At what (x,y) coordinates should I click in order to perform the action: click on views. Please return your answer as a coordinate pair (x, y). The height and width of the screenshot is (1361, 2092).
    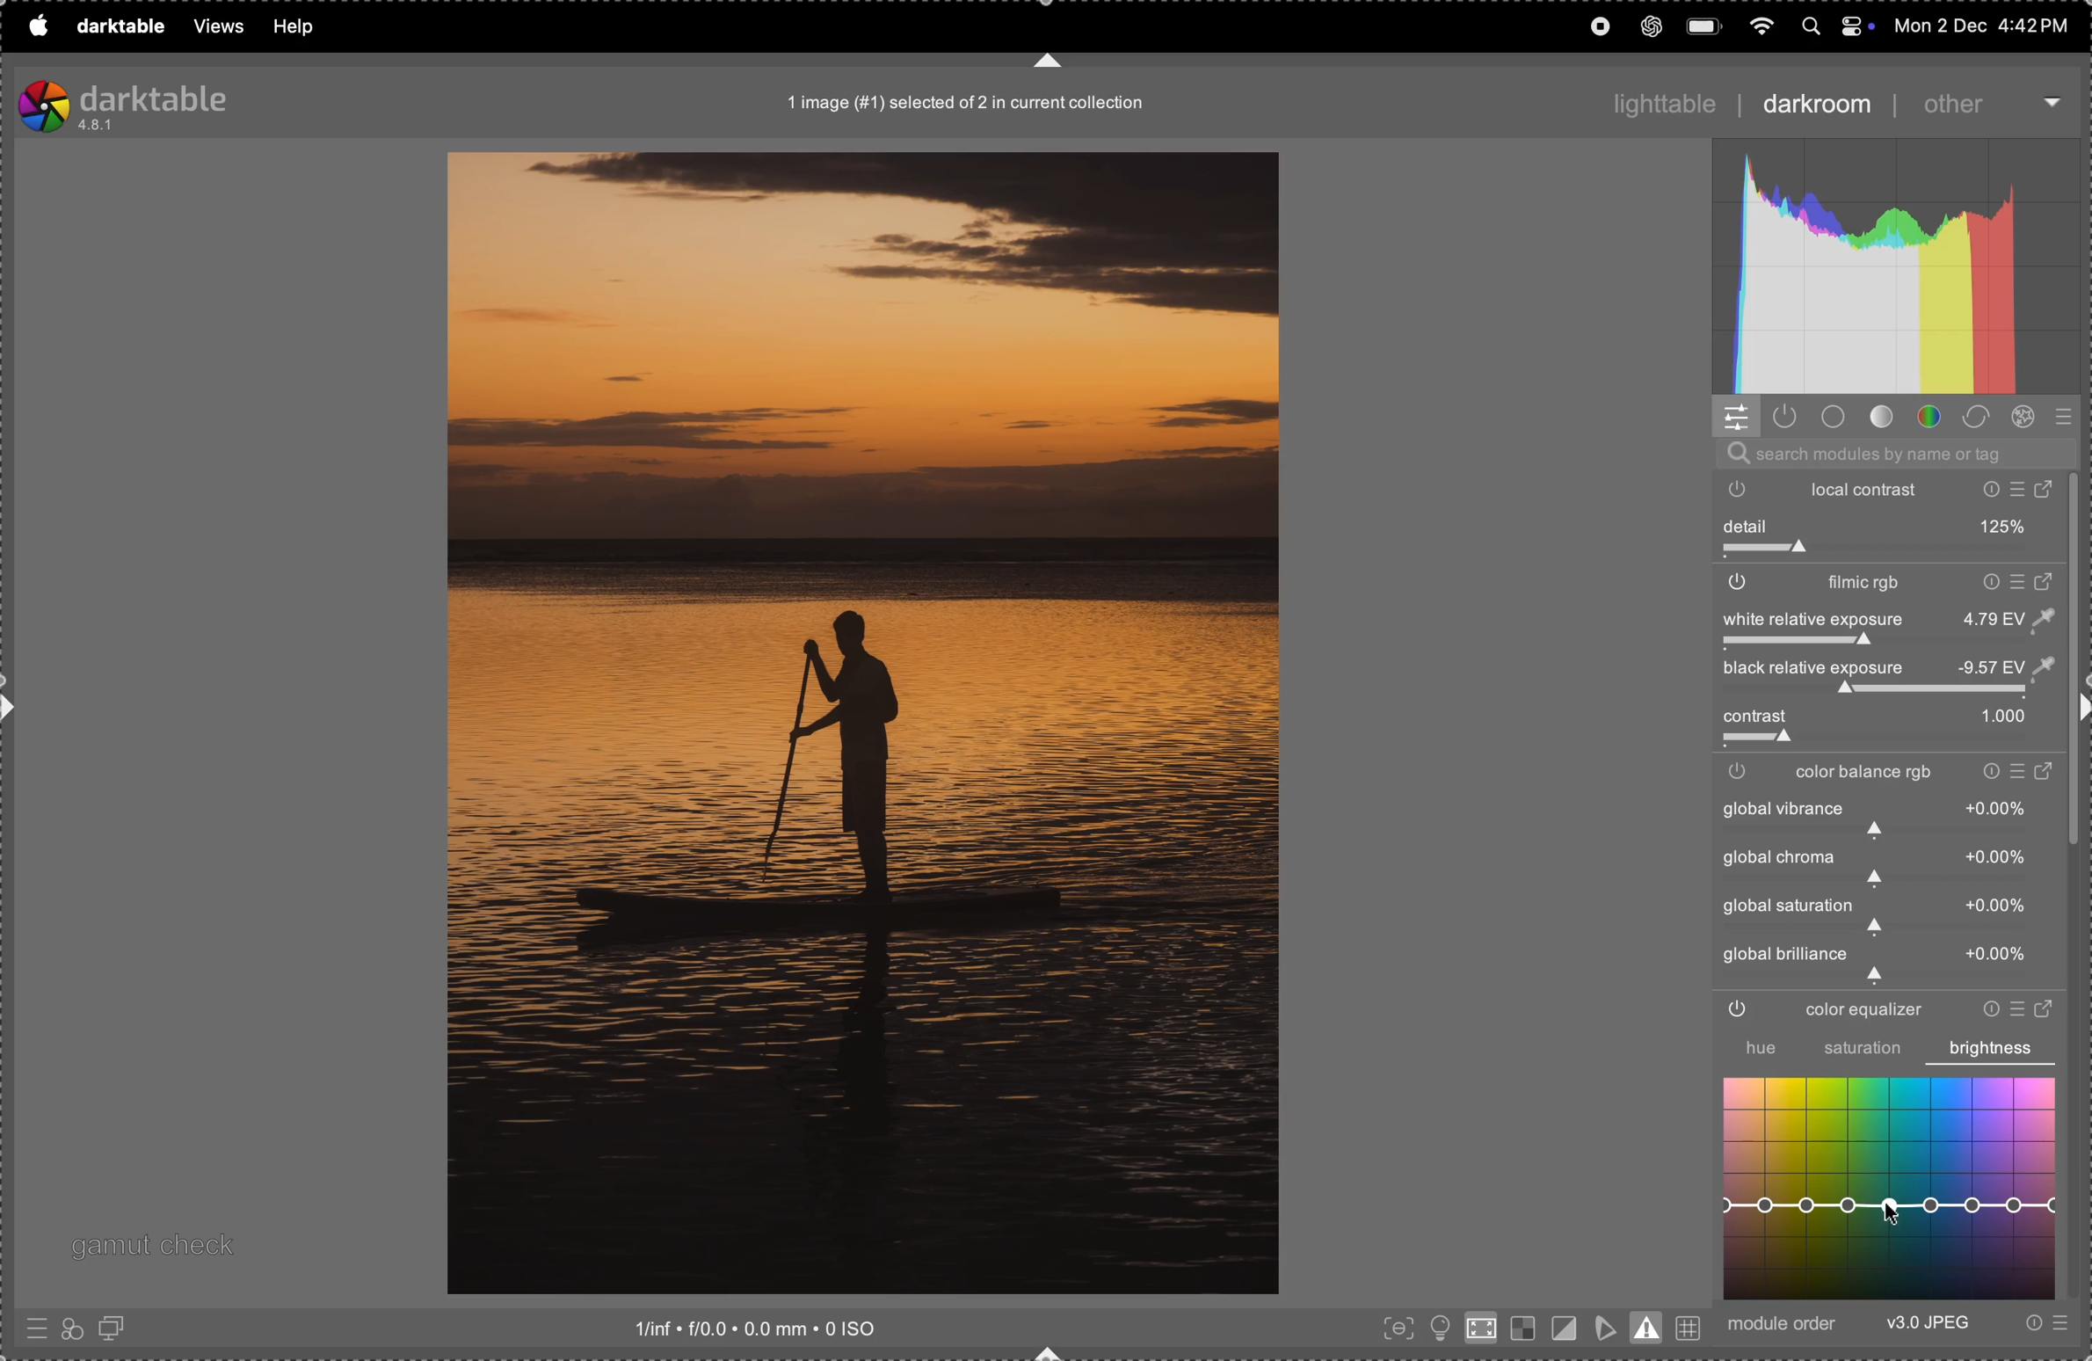
    Looking at the image, I should click on (212, 27).